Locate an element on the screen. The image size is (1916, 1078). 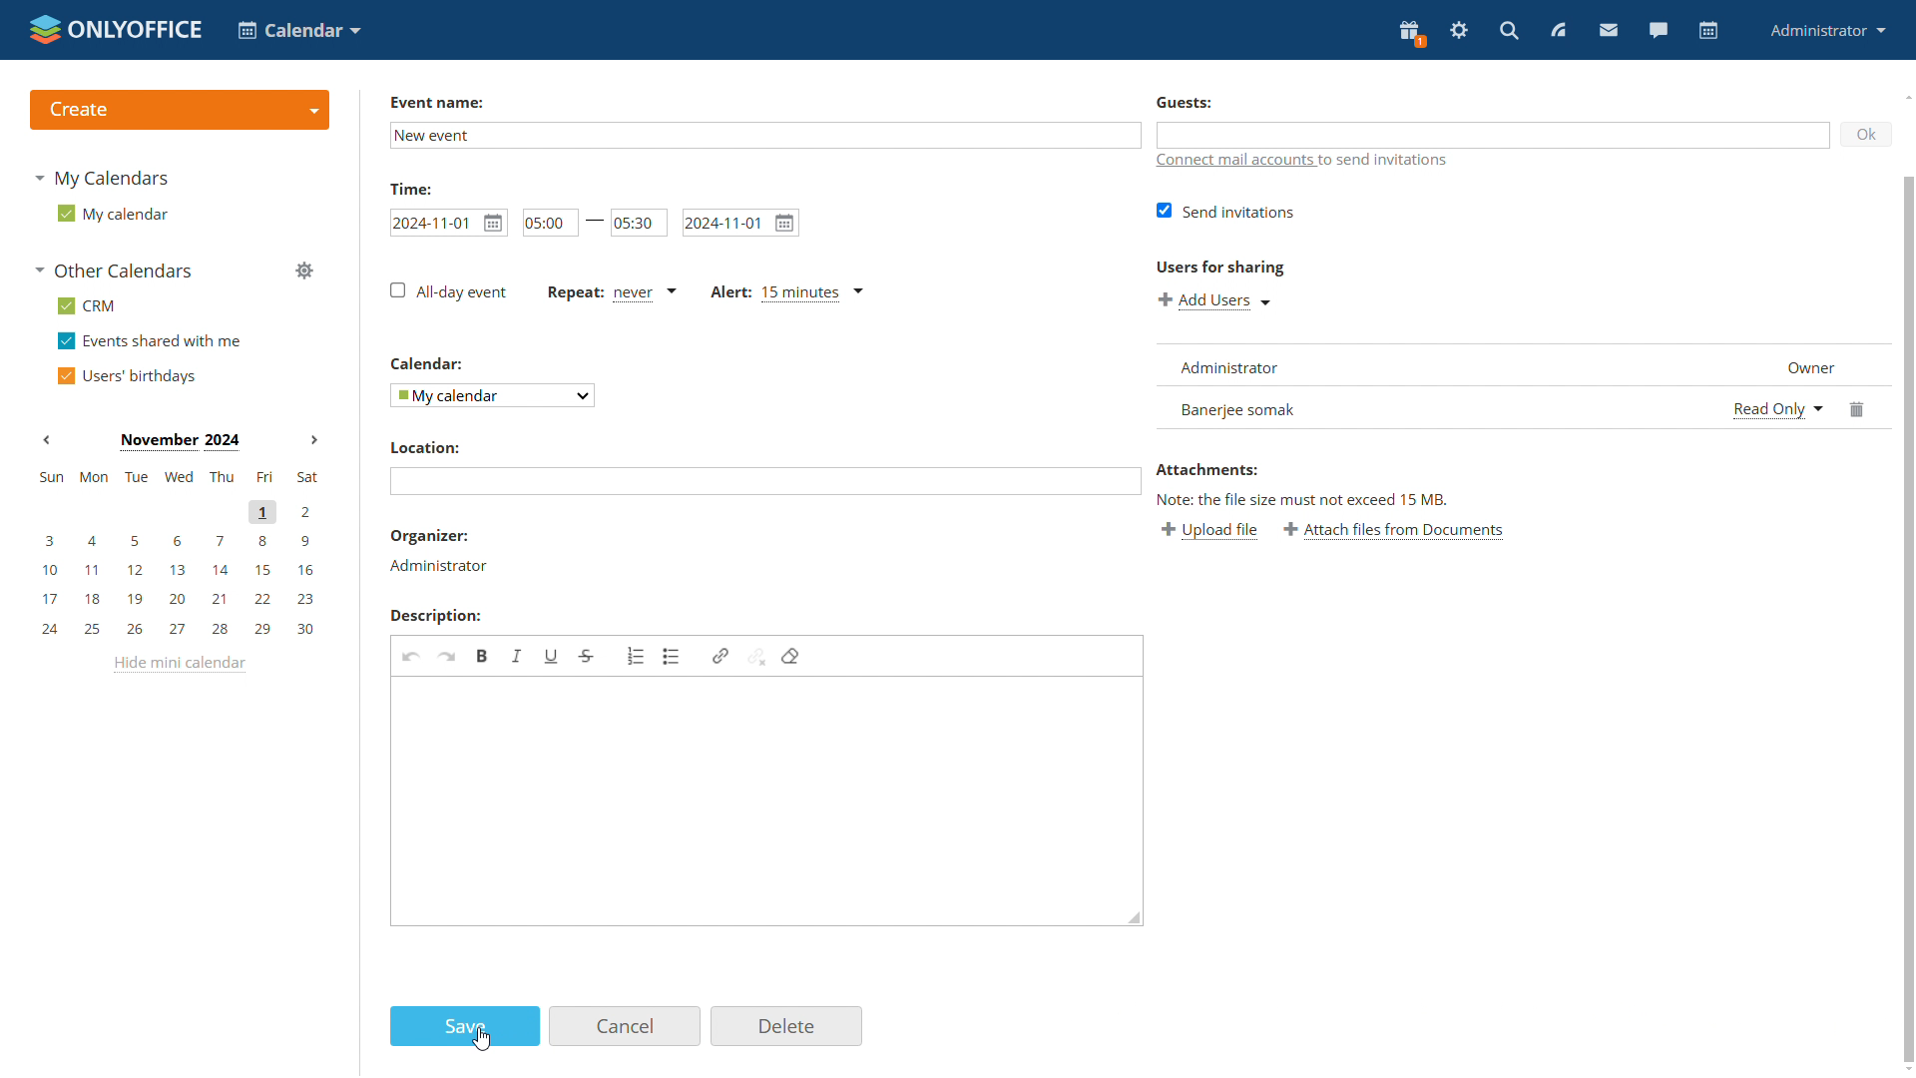
o K is located at coordinates (1867, 135).